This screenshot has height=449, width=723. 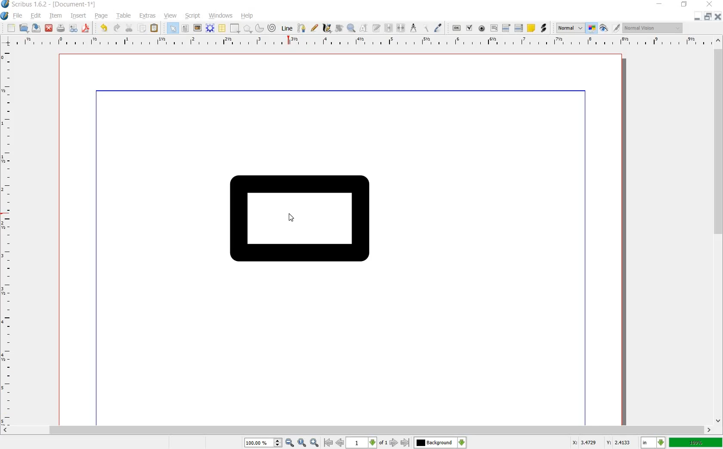 What do you see at coordinates (377, 28) in the screenshot?
I see `edit text with story editor` at bounding box center [377, 28].